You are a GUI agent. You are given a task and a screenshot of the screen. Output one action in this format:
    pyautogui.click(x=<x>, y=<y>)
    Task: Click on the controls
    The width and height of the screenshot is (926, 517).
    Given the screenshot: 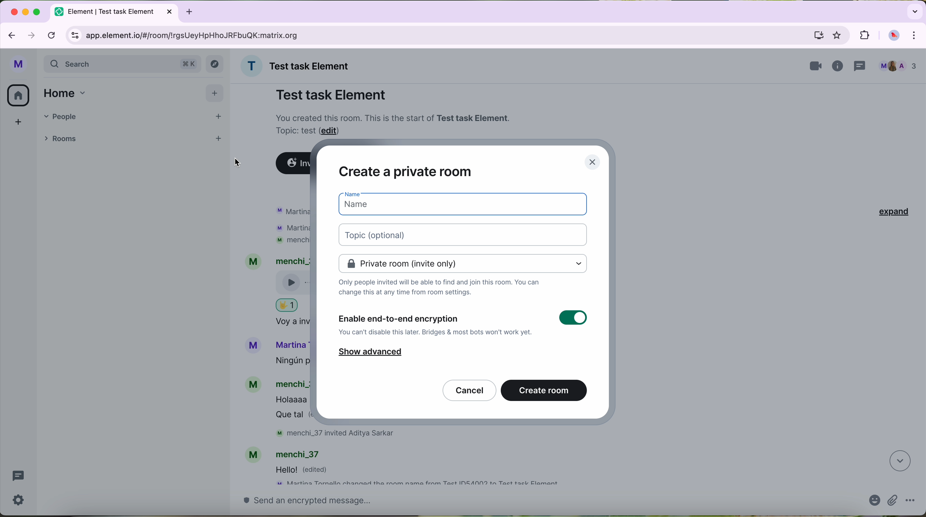 What is the action you would take?
    pyautogui.click(x=75, y=36)
    